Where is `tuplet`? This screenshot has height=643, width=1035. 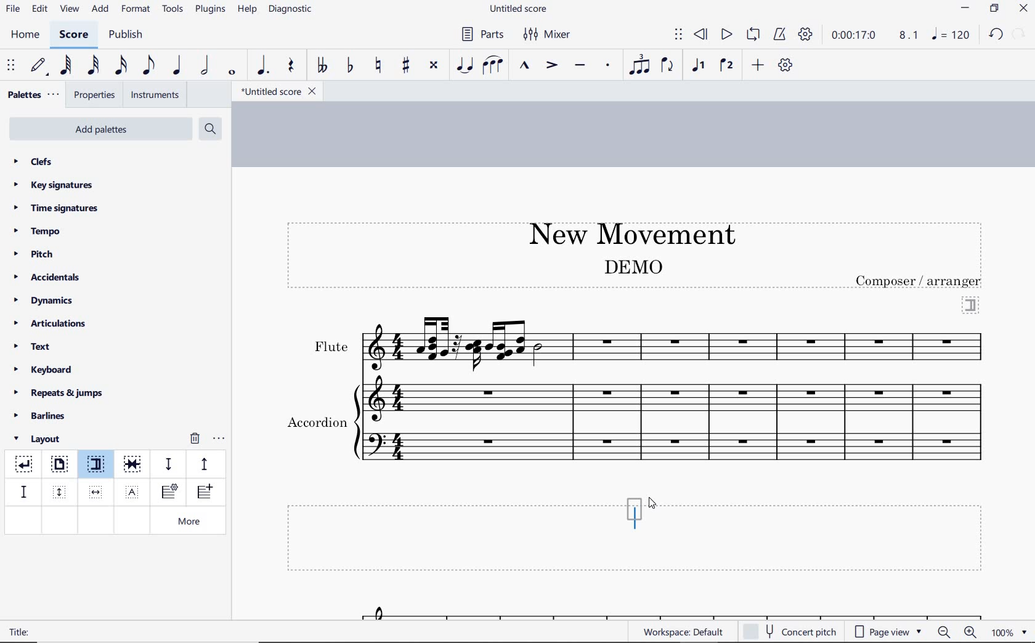 tuplet is located at coordinates (637, 65).